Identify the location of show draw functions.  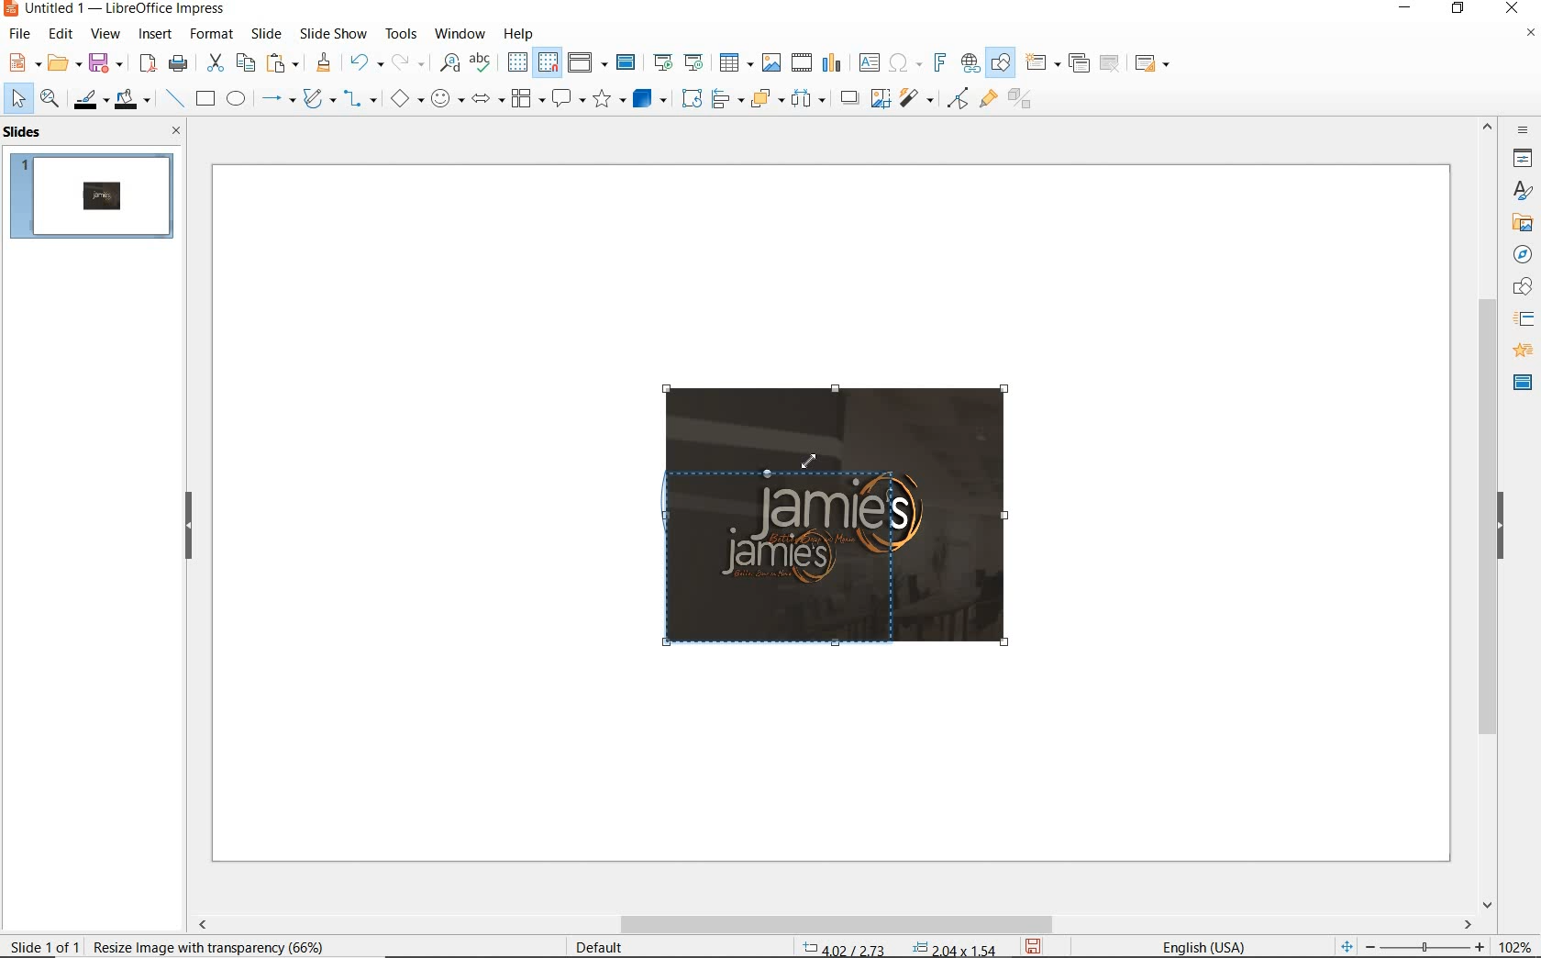
(1001, 63).